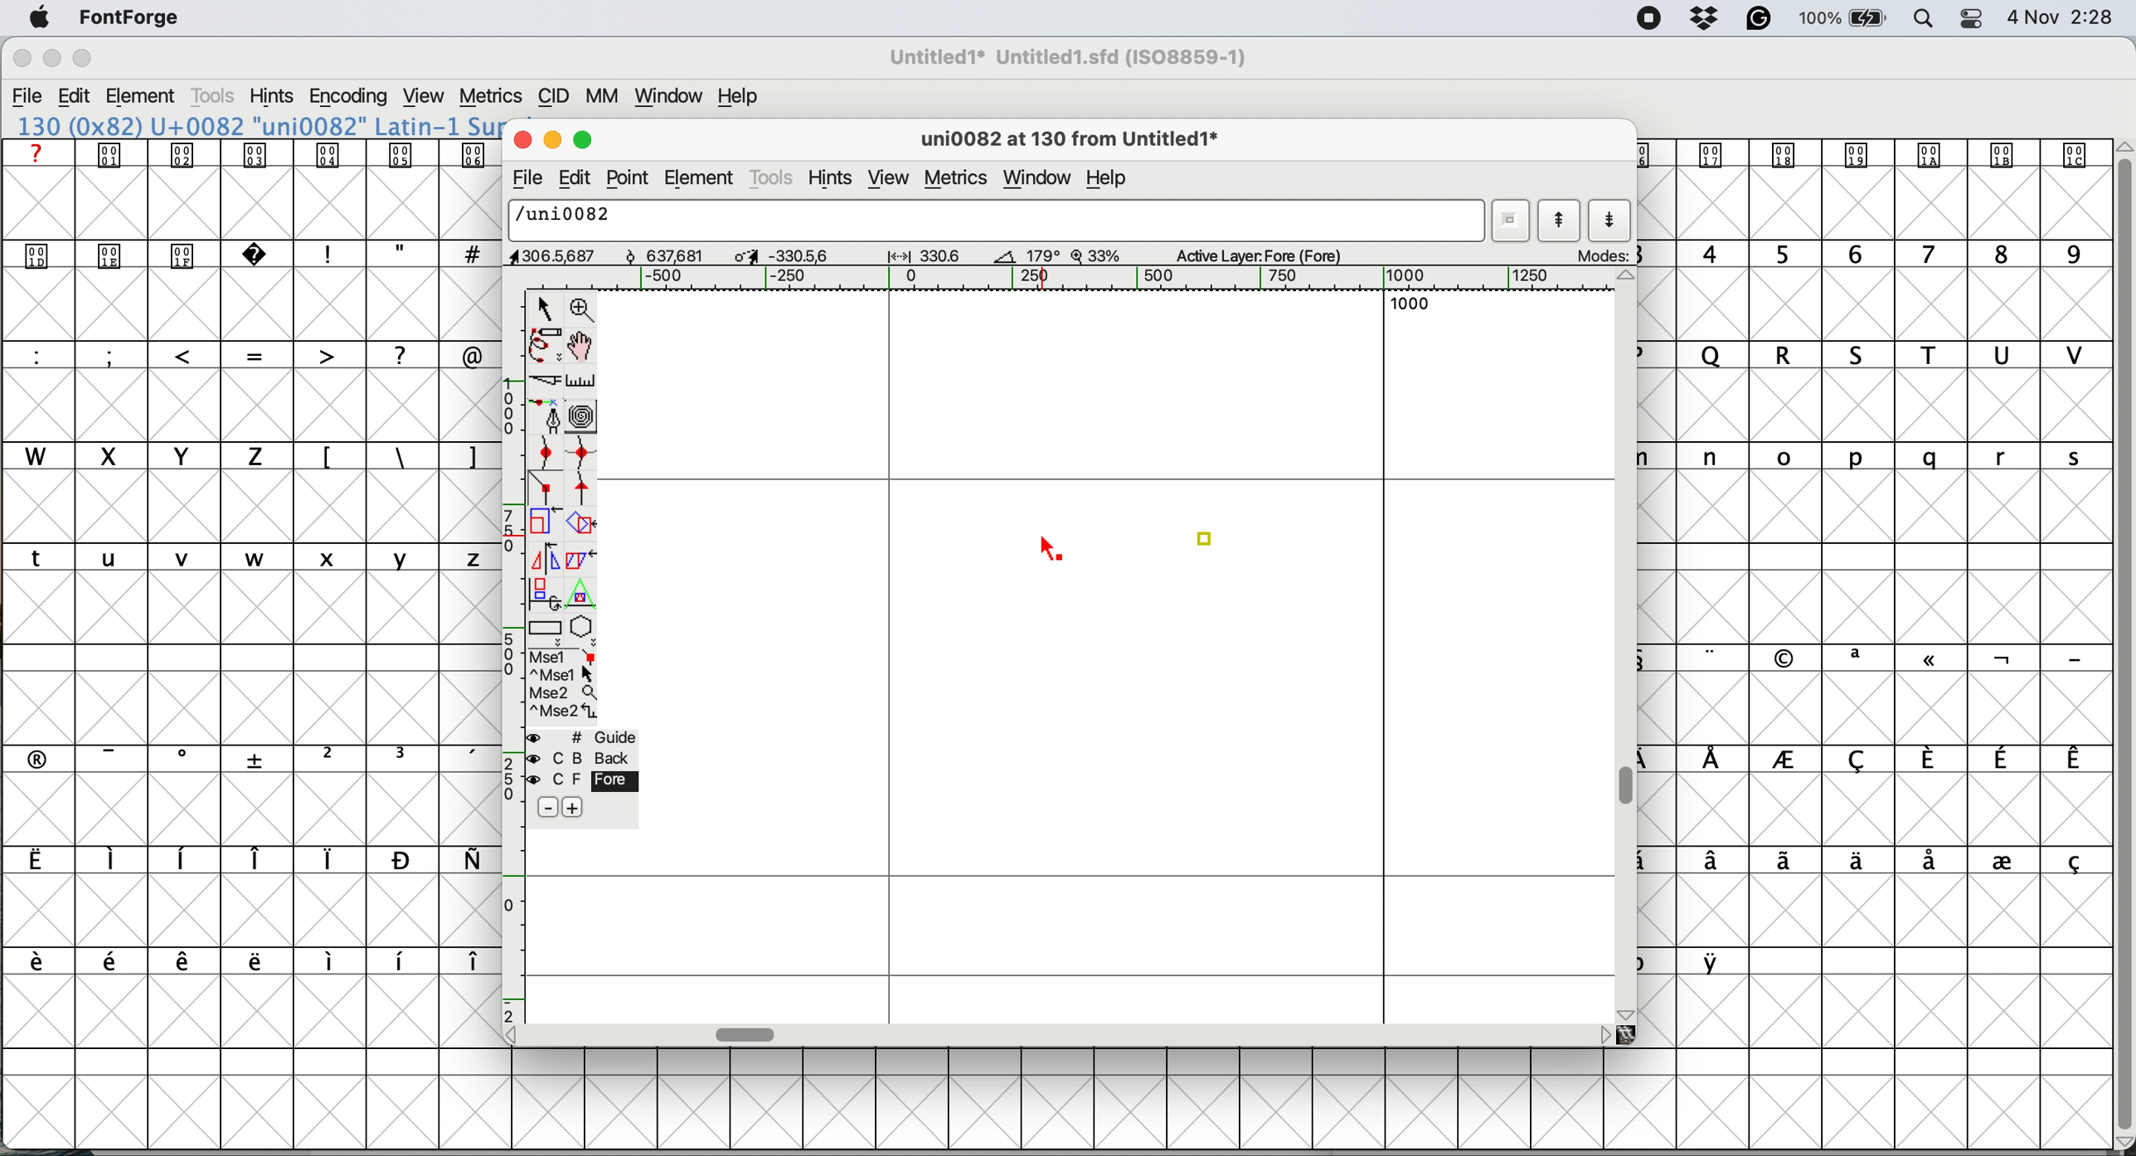 This screenshot has height=1156, width=2136. I want to click on lowercase letters, so click(1888, 457).